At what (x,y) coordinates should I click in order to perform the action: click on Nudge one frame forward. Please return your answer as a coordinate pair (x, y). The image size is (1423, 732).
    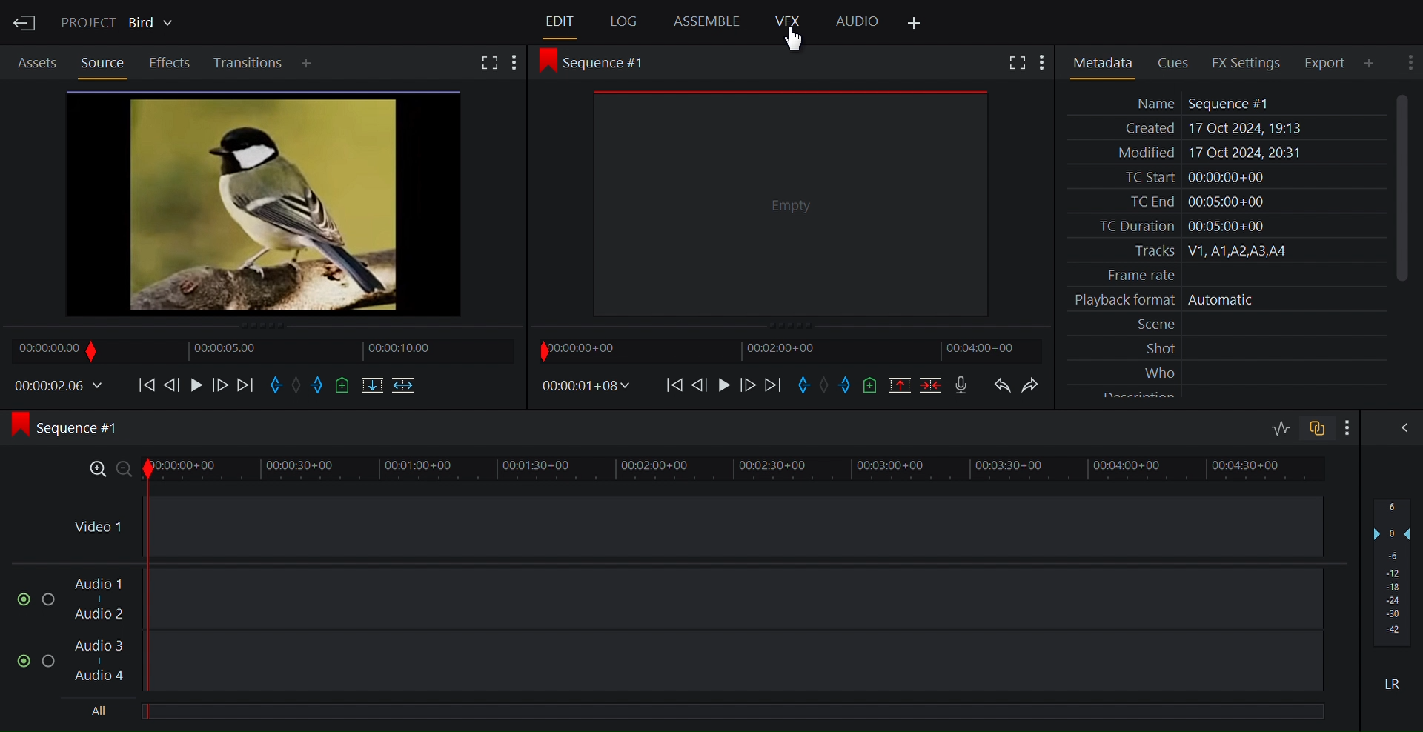
    Looking at the image, I should click on (219, 385).